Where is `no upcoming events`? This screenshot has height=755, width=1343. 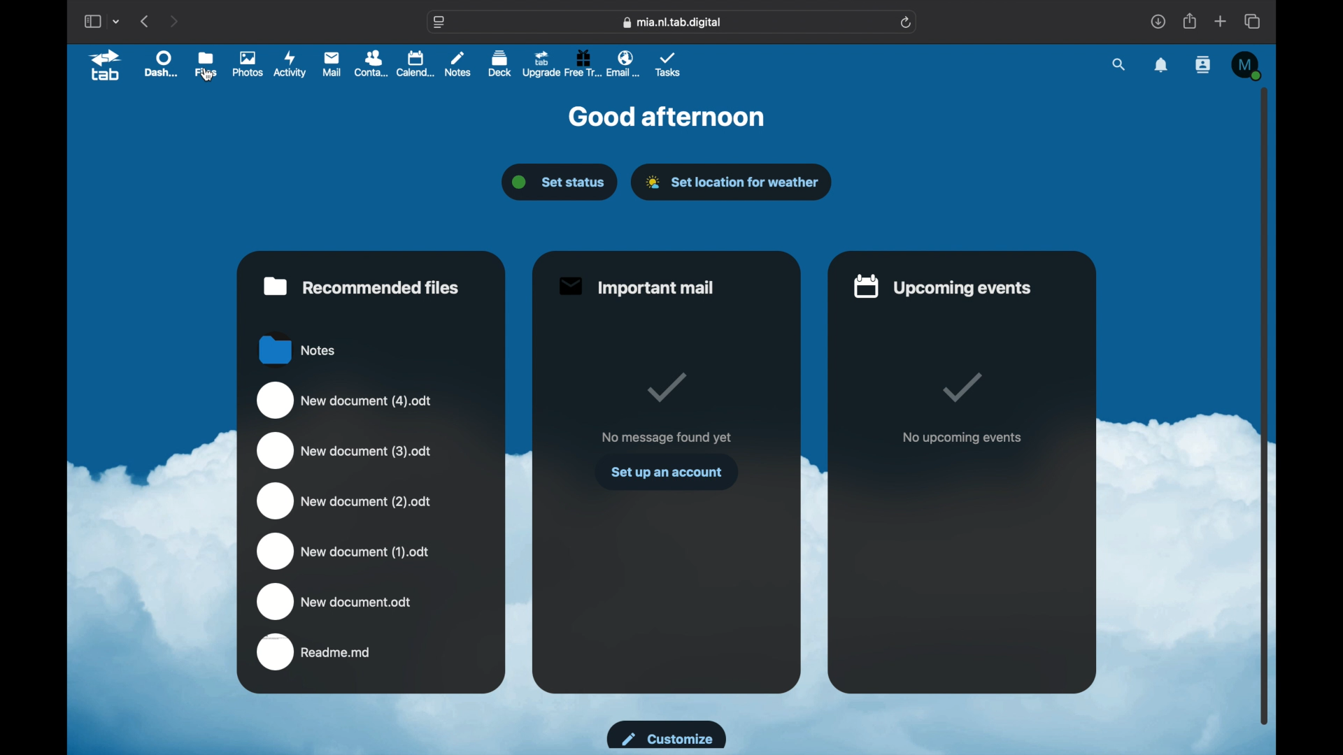
no upcoming events is located at coordinates (962, 438).